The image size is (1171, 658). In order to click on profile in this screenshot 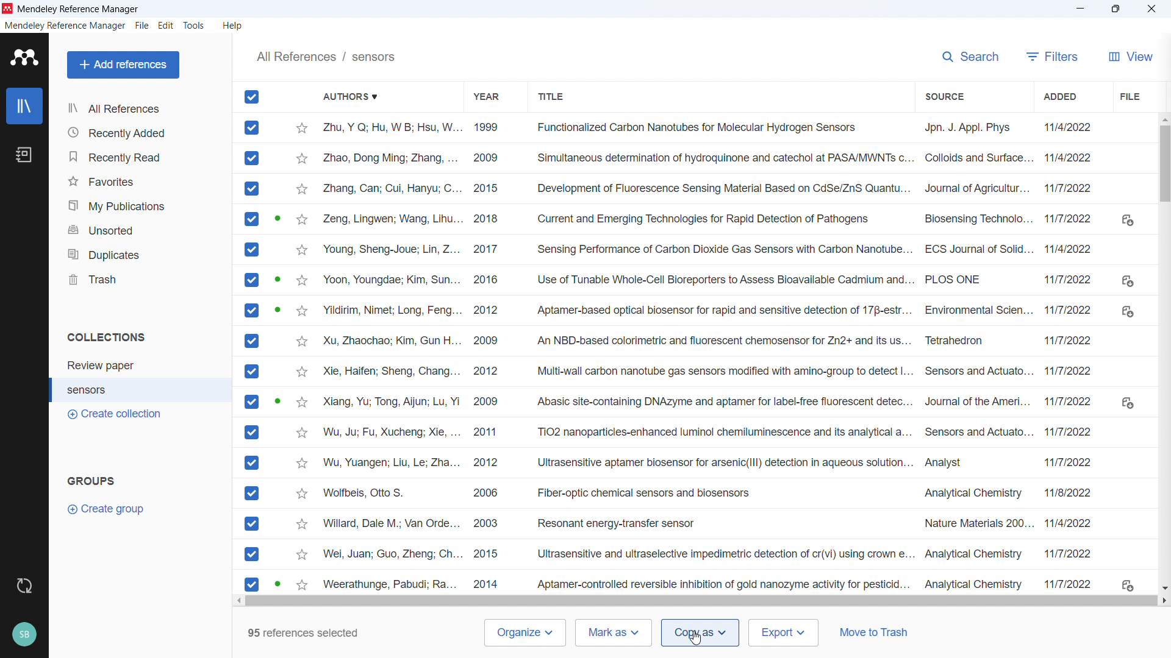, I will do `click(24, 635)`.